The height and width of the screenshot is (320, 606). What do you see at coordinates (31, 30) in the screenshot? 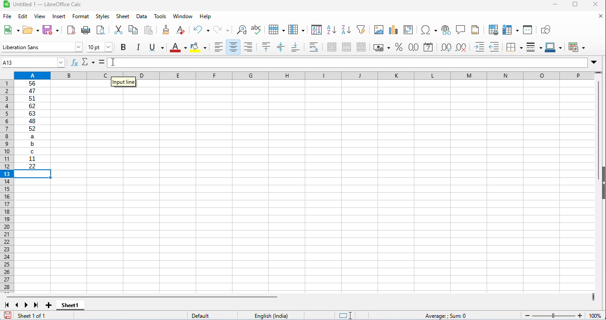
I see `open` at bounding box center [31, 30].